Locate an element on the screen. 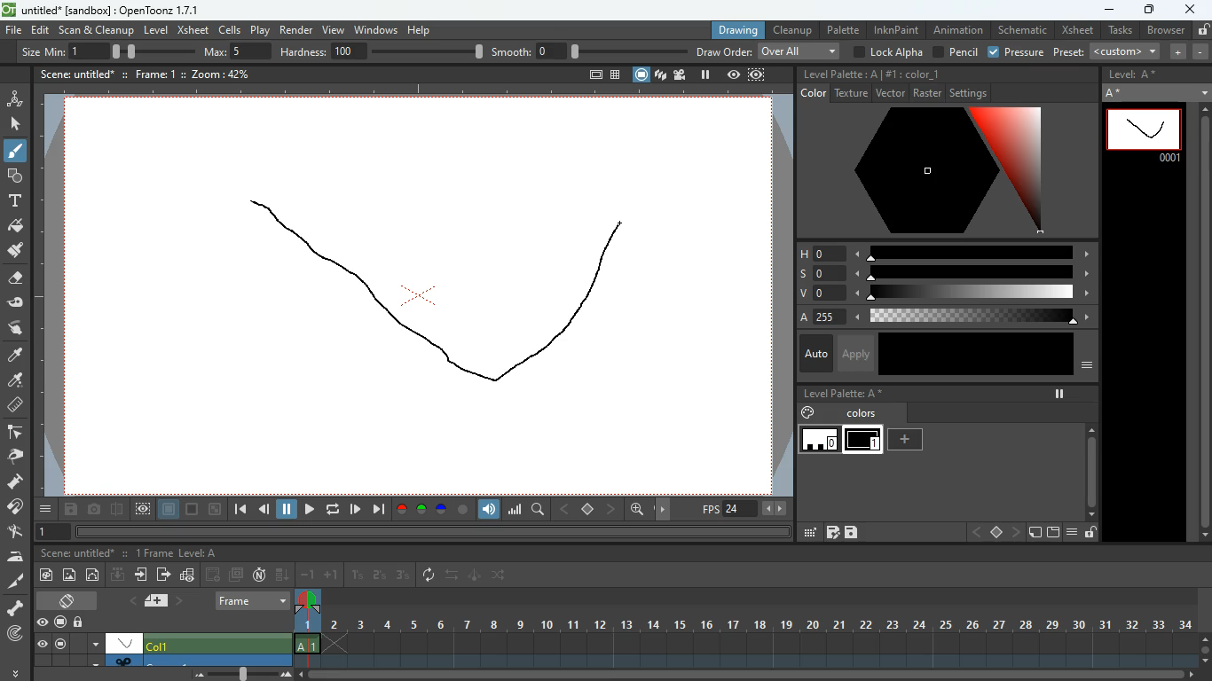 This screenshot has width=1212, height=681. selected frame is located at coordinates (308, 621).